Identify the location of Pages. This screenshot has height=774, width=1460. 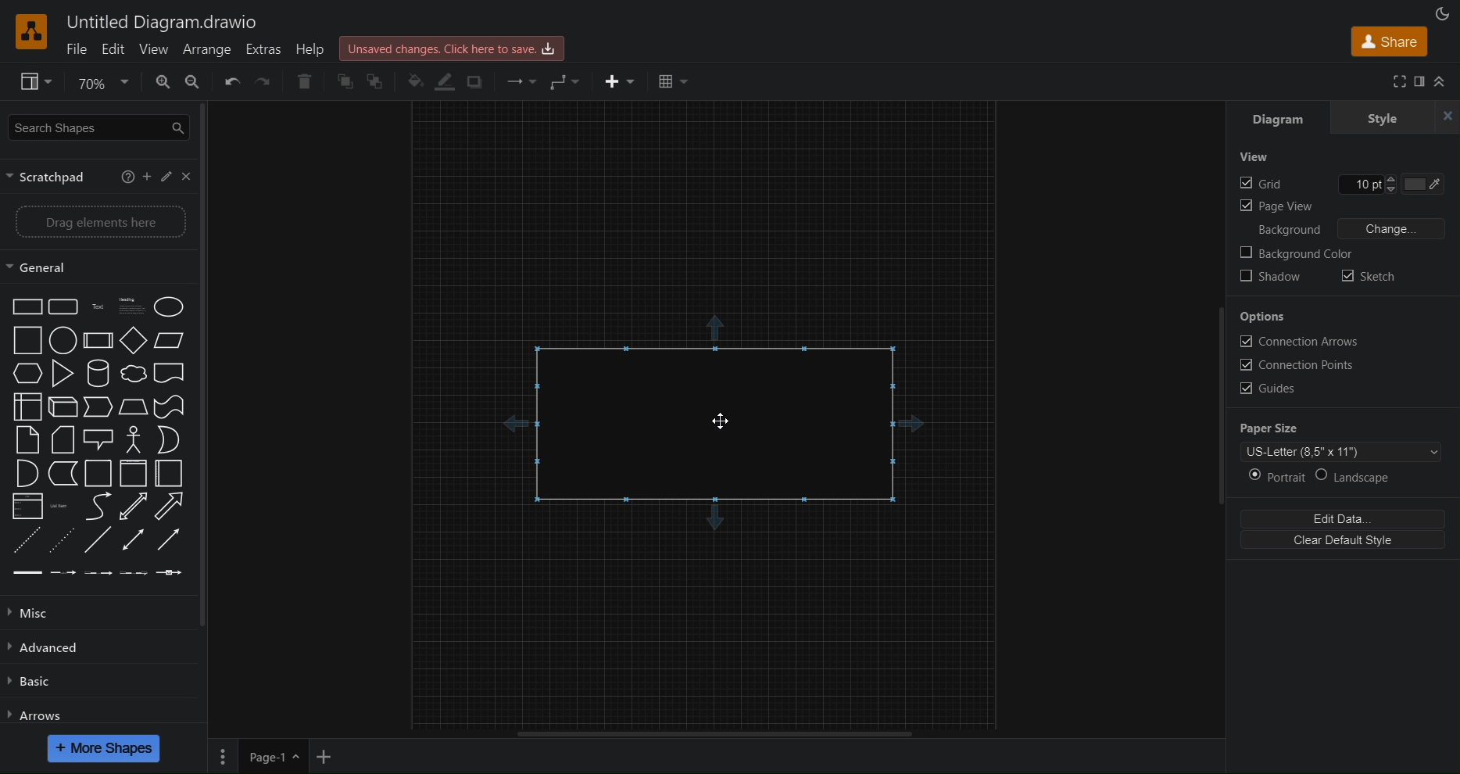
(225, 756).